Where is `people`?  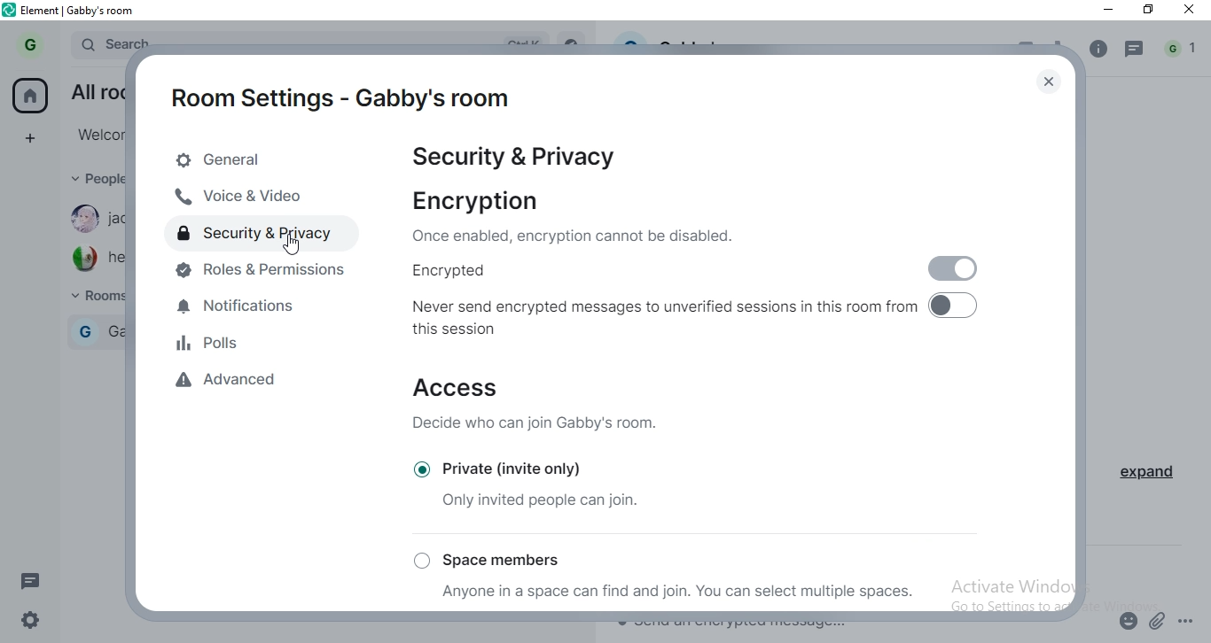 people is located at coordinates (94, 178).